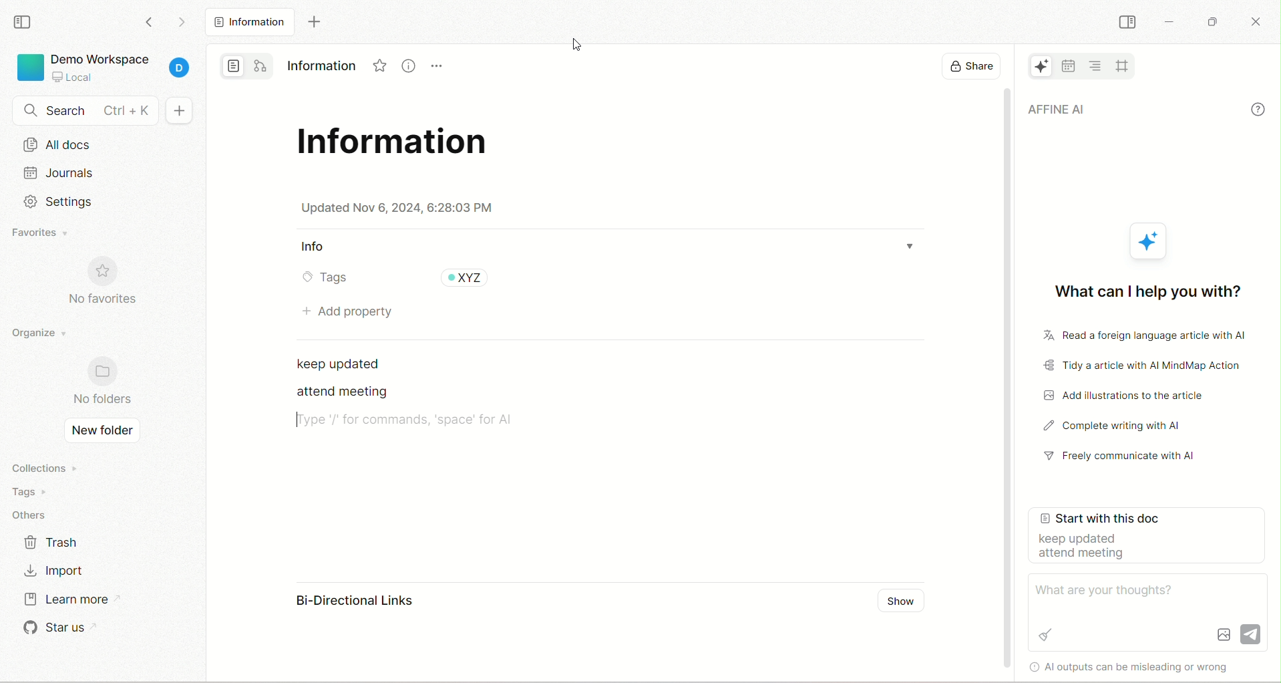 The width and height of the screenshot is (1281, 683). Describe the element at coordinates (1141, 666) in the screenshot. I see `AI outputs can be misleading or wrong` at that location.